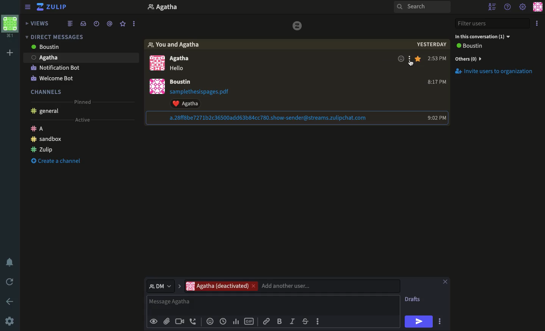 The width and height of the screenshot is (545, 331). I want to click on Sandbox, so click(47, 139).